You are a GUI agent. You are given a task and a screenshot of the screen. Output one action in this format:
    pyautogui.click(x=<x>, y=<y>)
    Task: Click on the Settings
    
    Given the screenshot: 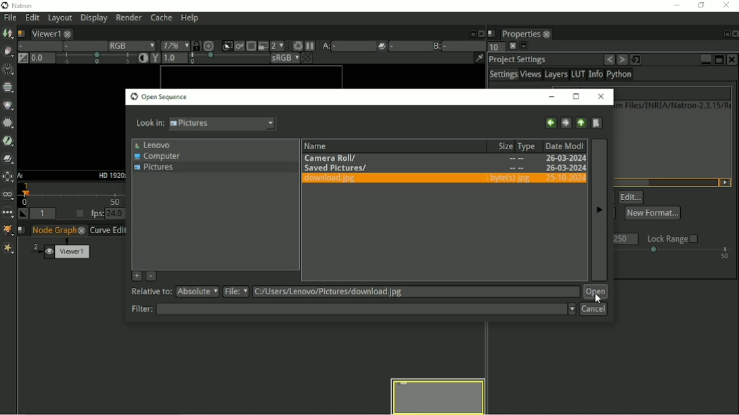 What is the action you would take?
    pyautogui.click(x=503, y=75)
    